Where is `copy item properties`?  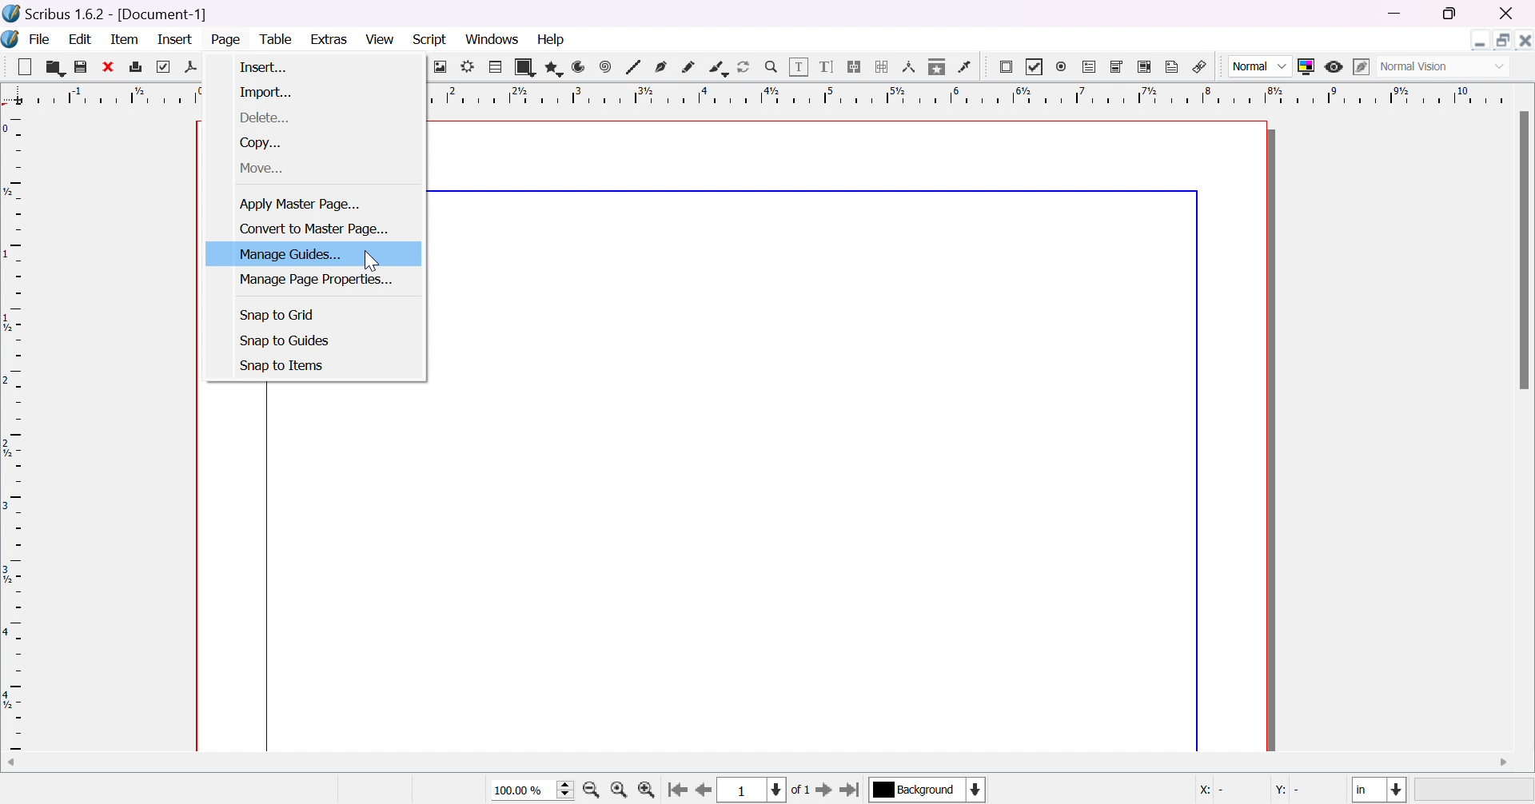
copy item properties is located at coordinates (939, 68).